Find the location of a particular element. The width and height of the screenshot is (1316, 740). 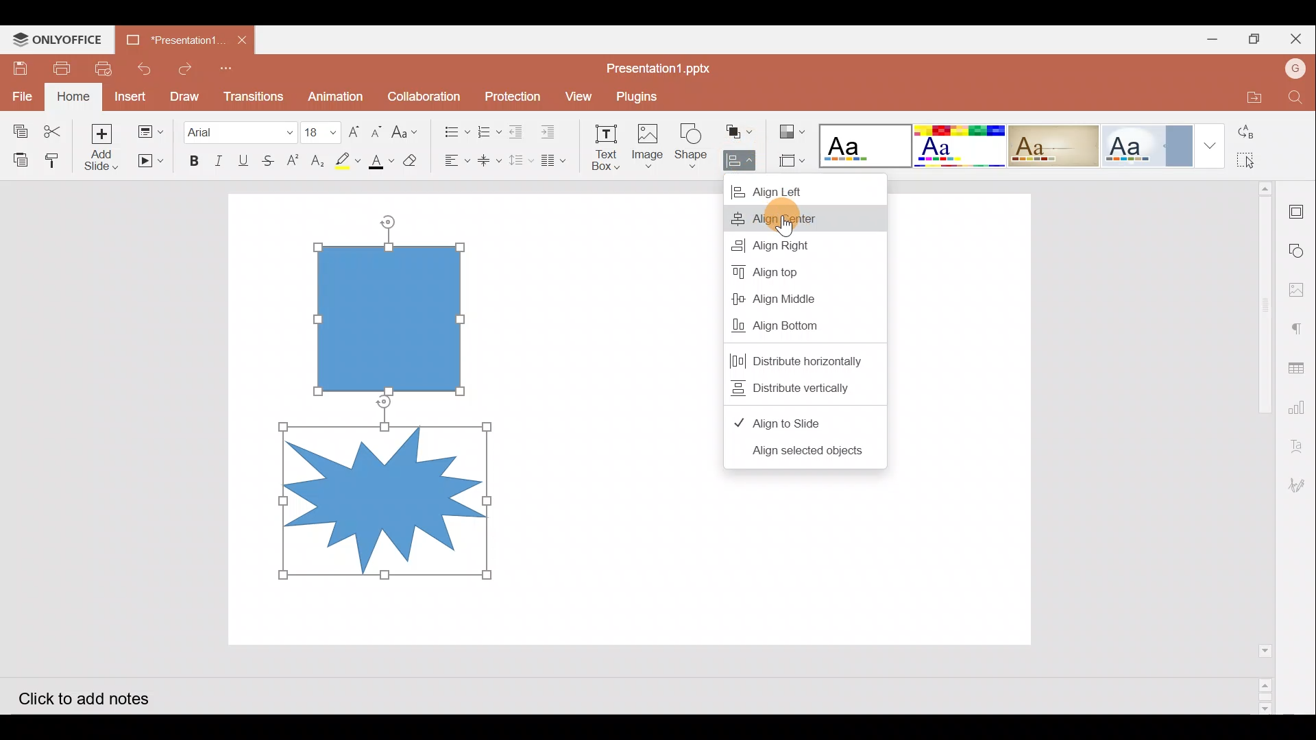

Copy style is located at coordinates (55, 158).